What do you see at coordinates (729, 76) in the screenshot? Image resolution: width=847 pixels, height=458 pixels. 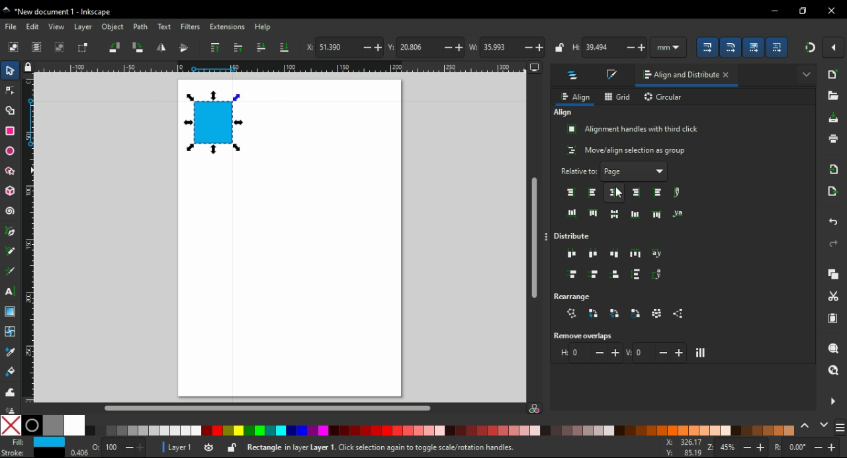 I see `close` at bounding box center [729, 76].